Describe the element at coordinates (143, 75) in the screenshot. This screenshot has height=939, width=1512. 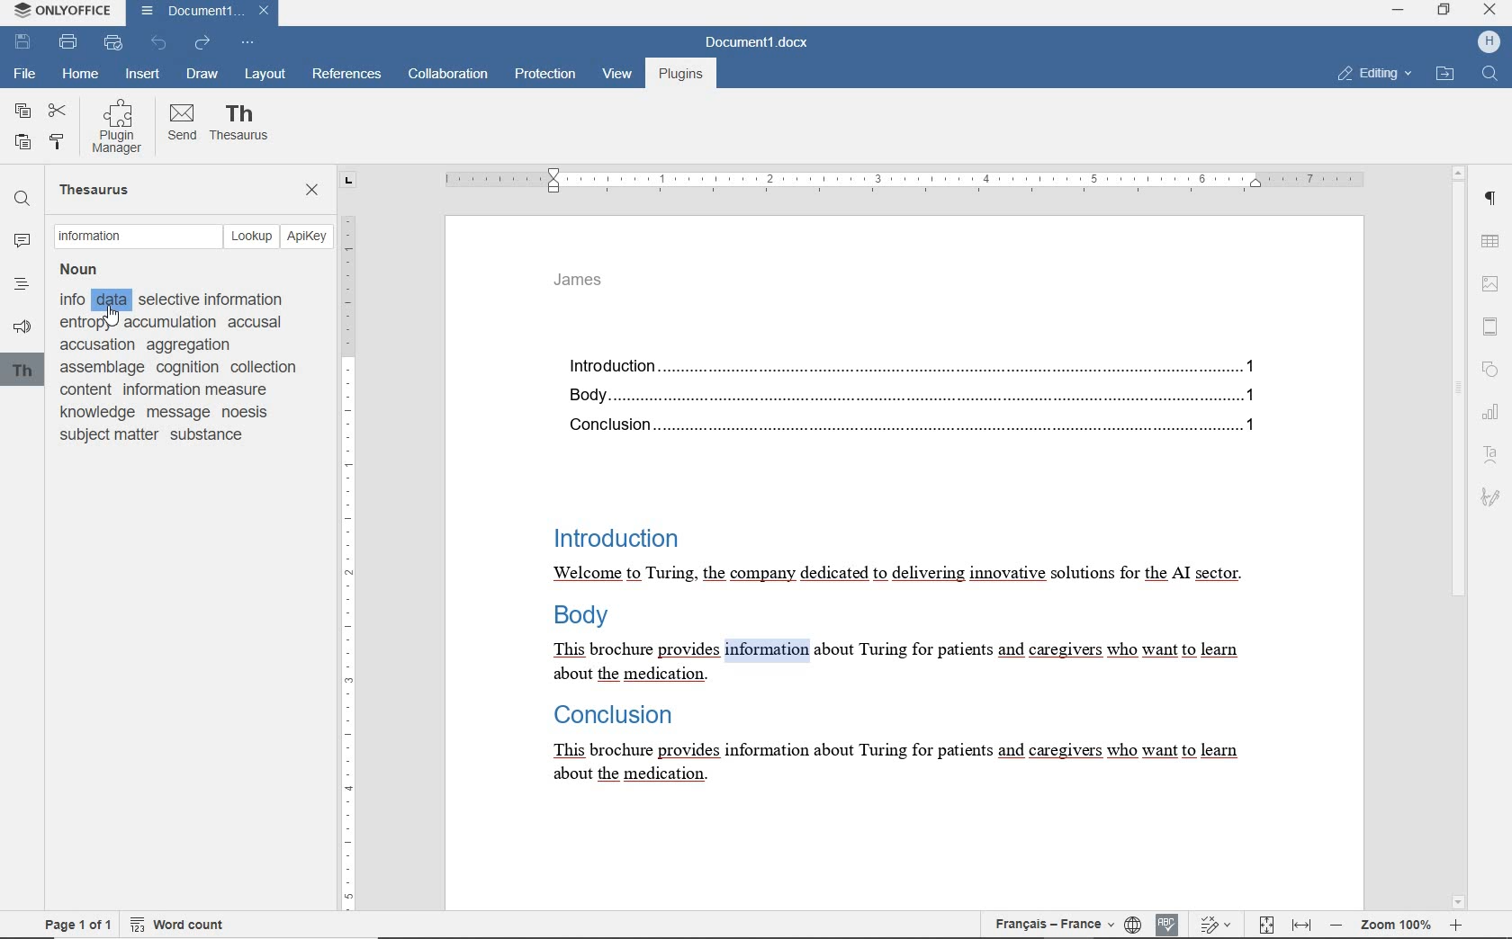
I see `INSERT` at that location.